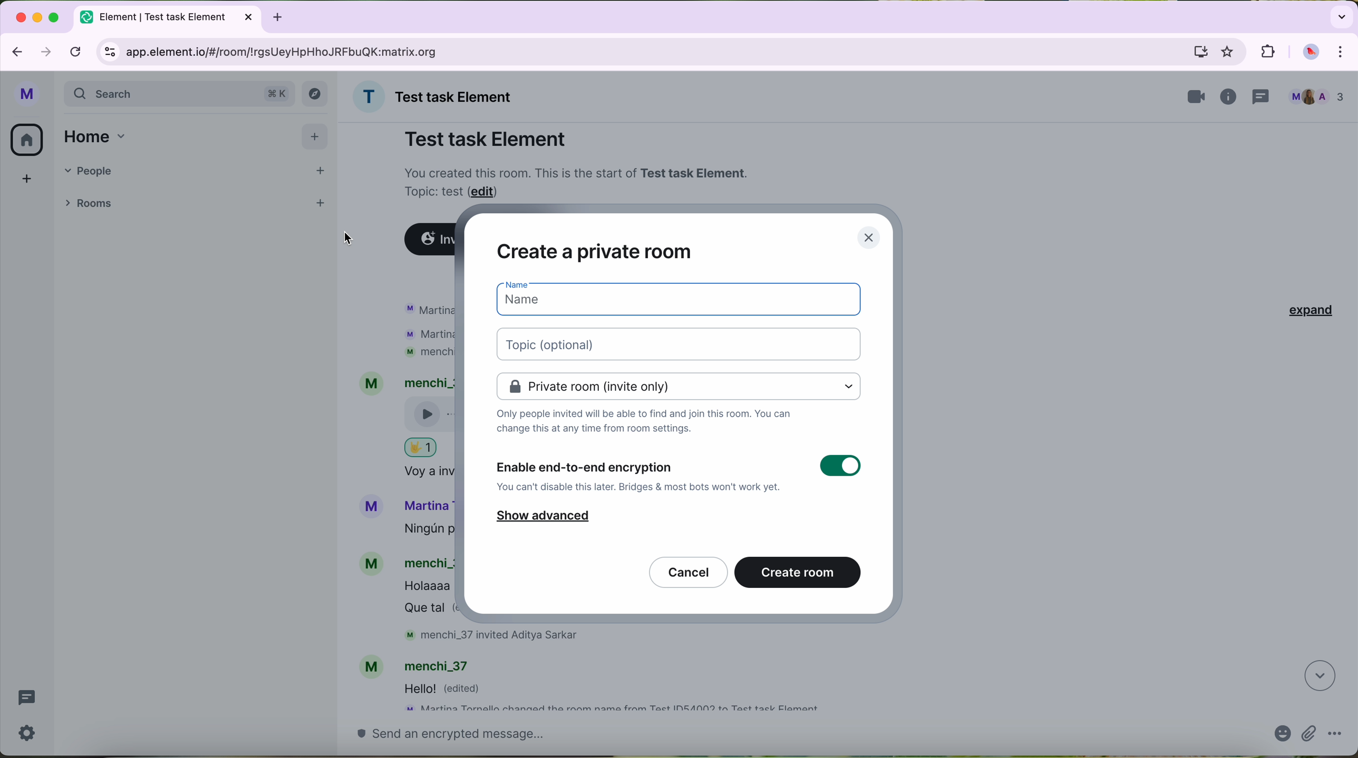  Describe the element at coordinates (282, 16) in the screenshot. I see `new tabb` at that location.